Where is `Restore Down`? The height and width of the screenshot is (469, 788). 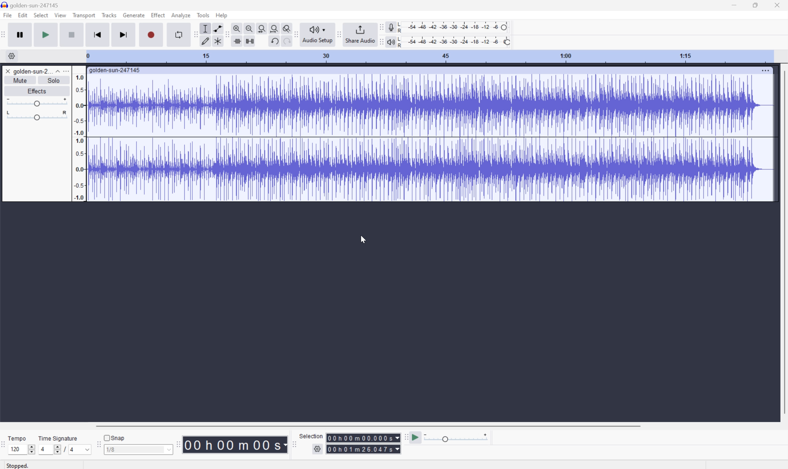 Restore Down is located at coordinates (755, 6).